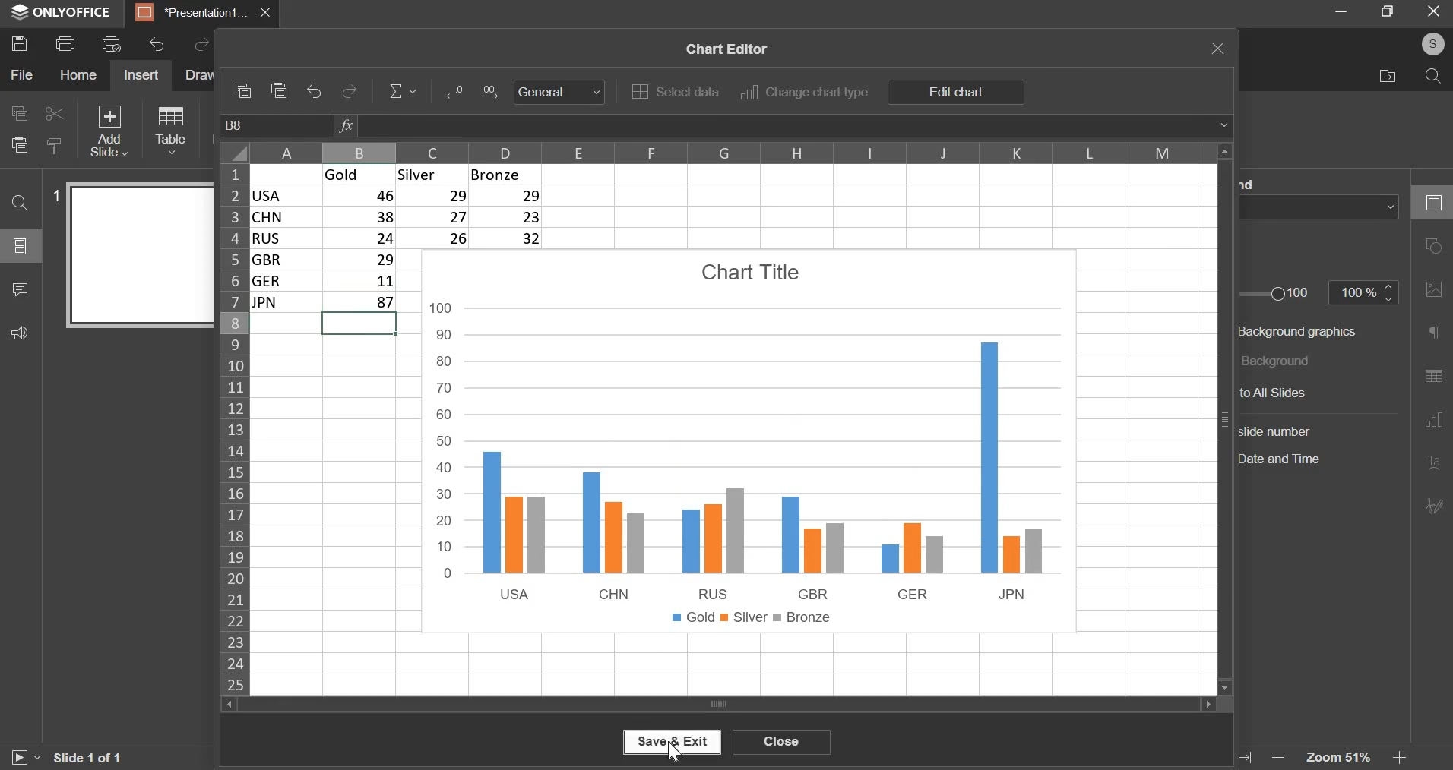 Image resolution: width=1453 pixels, height=770 pixels. I want to click on text art settings, so click(1432, 464).